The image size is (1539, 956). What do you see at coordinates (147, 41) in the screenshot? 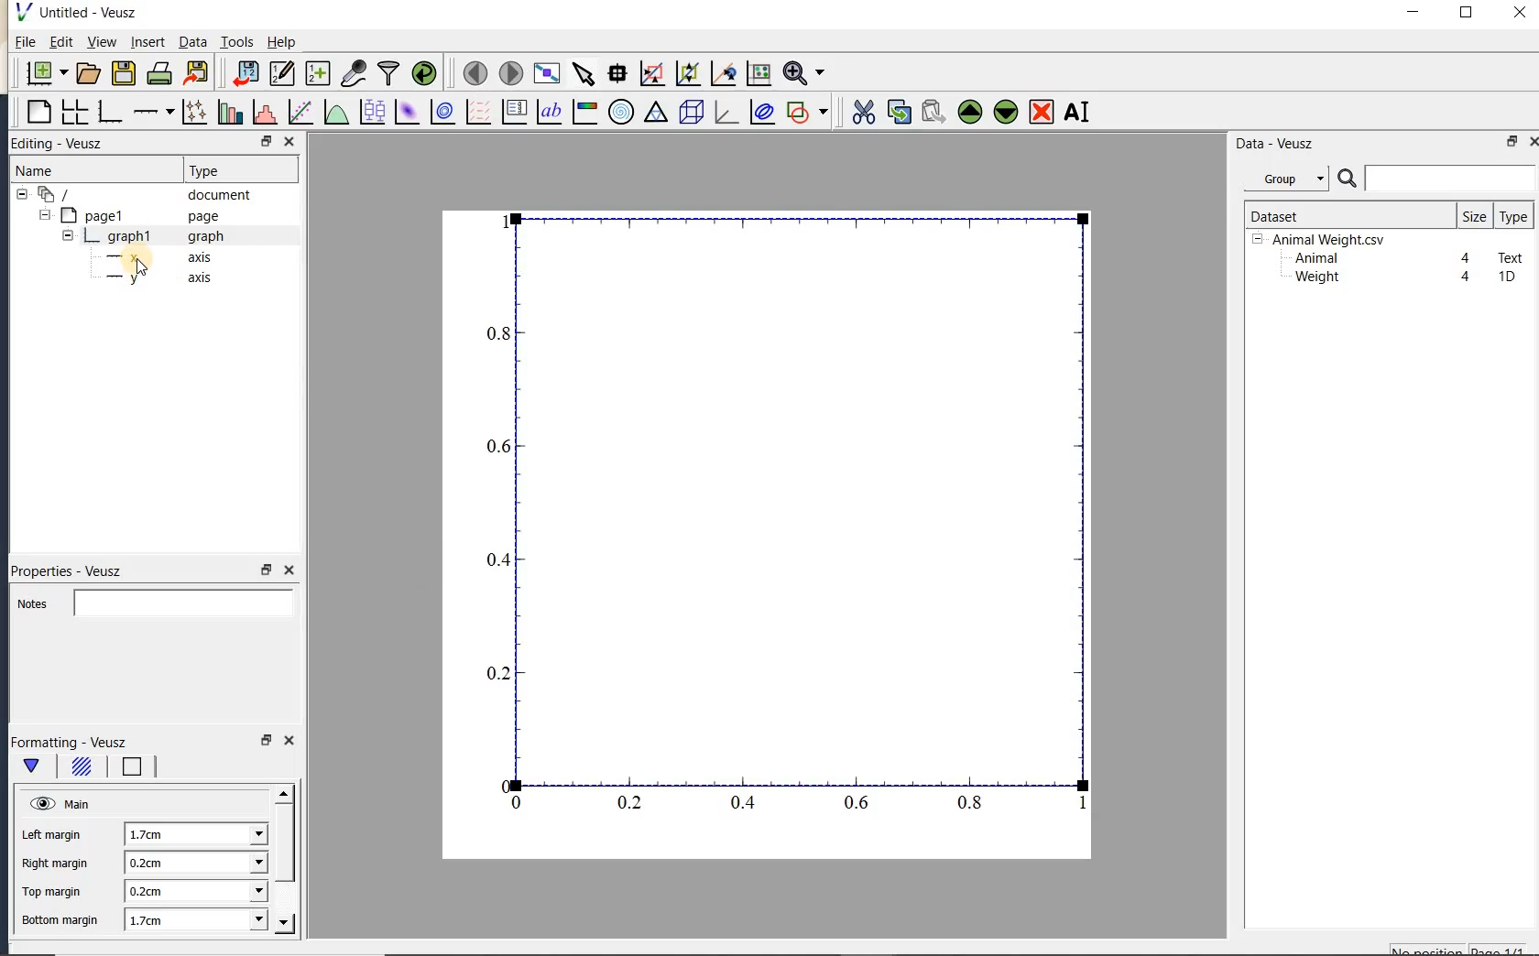
I see `insert` at bounding box center [147, 41].